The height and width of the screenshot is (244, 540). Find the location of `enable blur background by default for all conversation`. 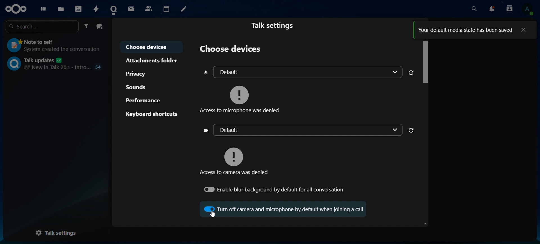

enable blur background by default for all conversation is located at coordinates (274, 189).